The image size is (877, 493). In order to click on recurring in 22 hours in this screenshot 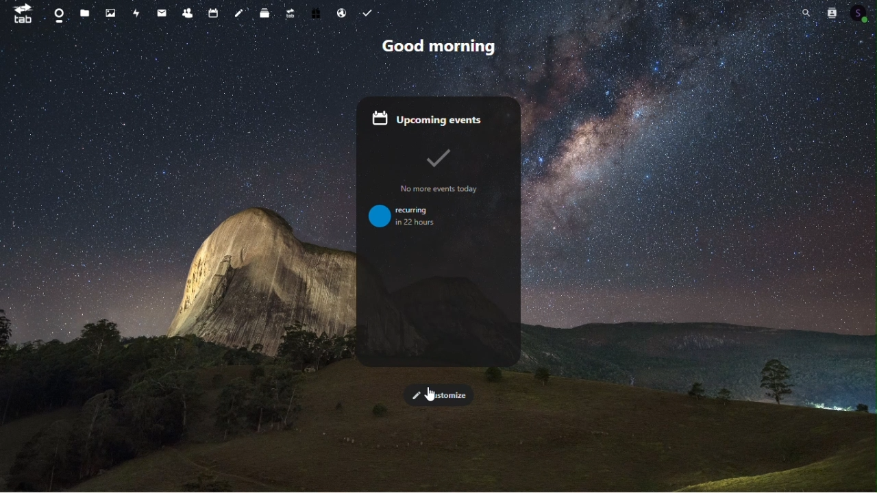, I will do `click(410, 218)`.